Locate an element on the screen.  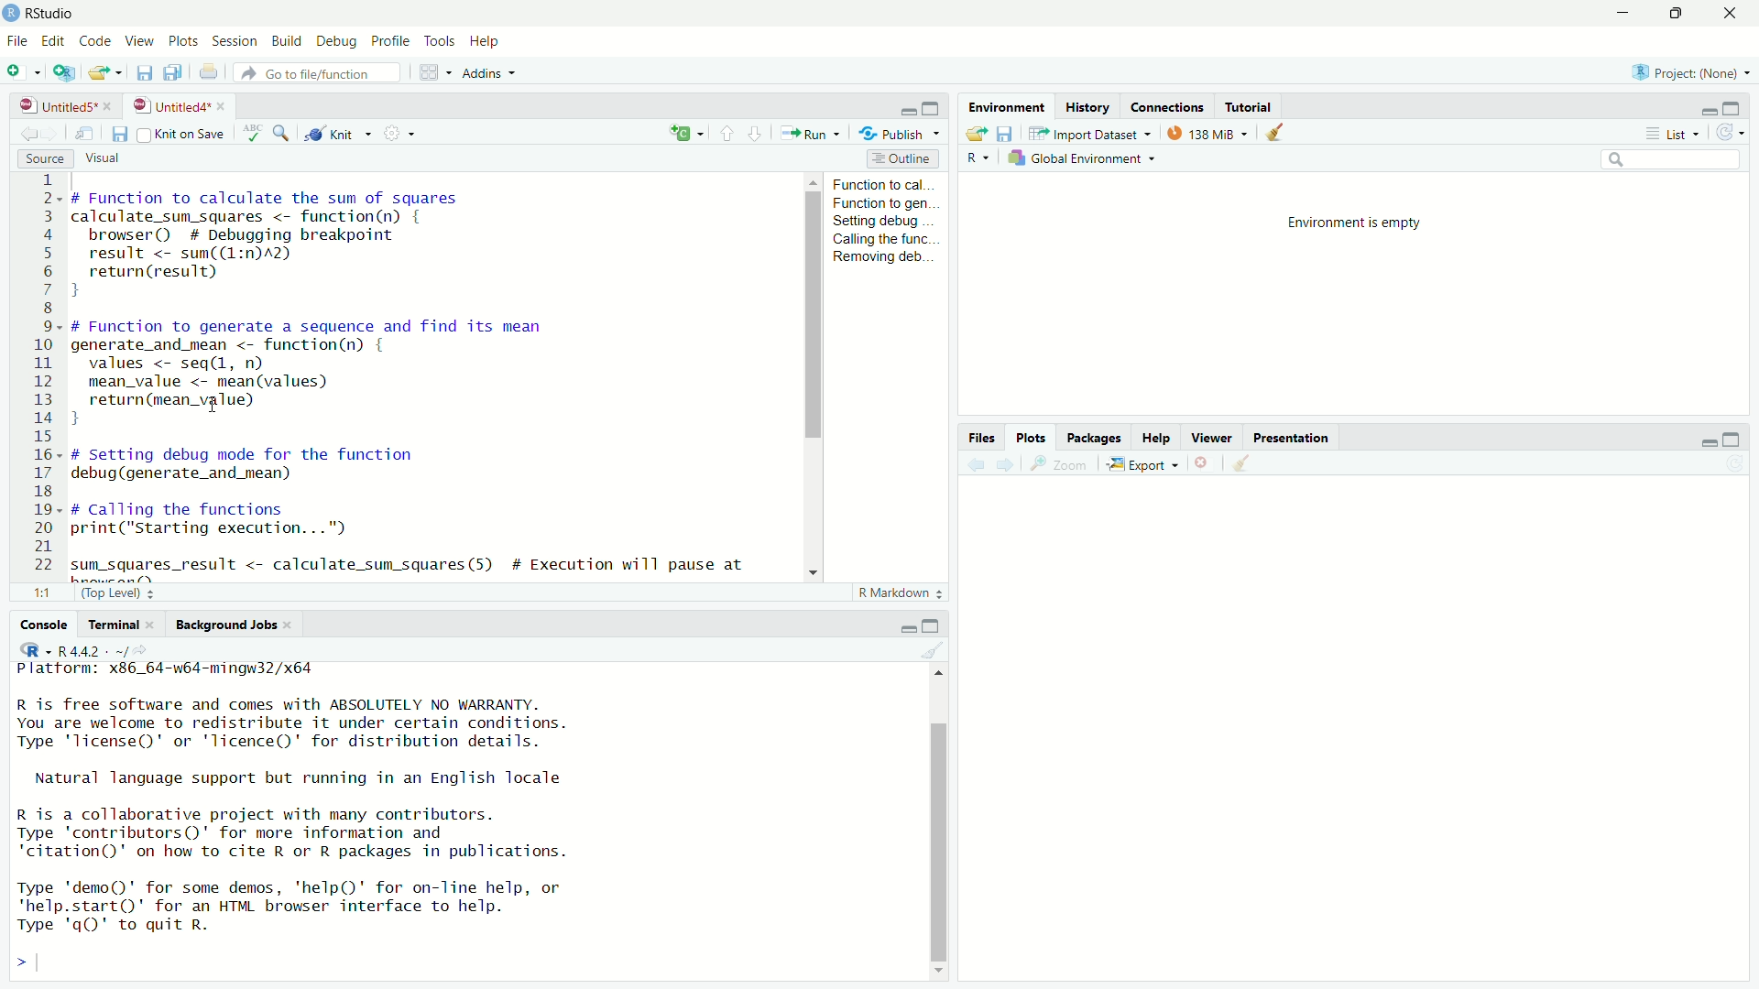
remove the current plot is located at coordinates (1203, 465).